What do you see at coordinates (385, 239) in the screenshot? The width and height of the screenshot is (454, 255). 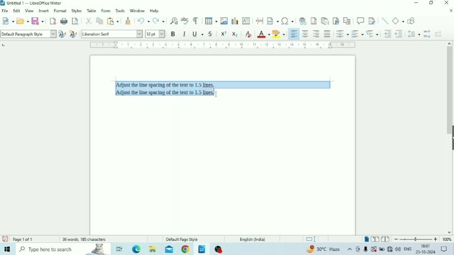 I see `Book view` at bounding box center [385, 239].